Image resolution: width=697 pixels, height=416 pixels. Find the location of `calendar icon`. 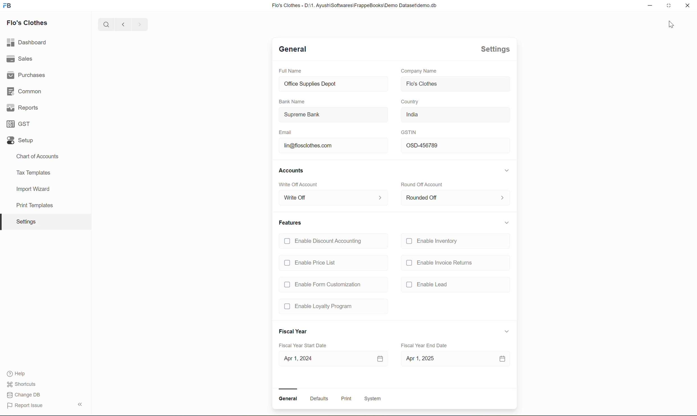

calendar icon is located at coordinates (503, 359).